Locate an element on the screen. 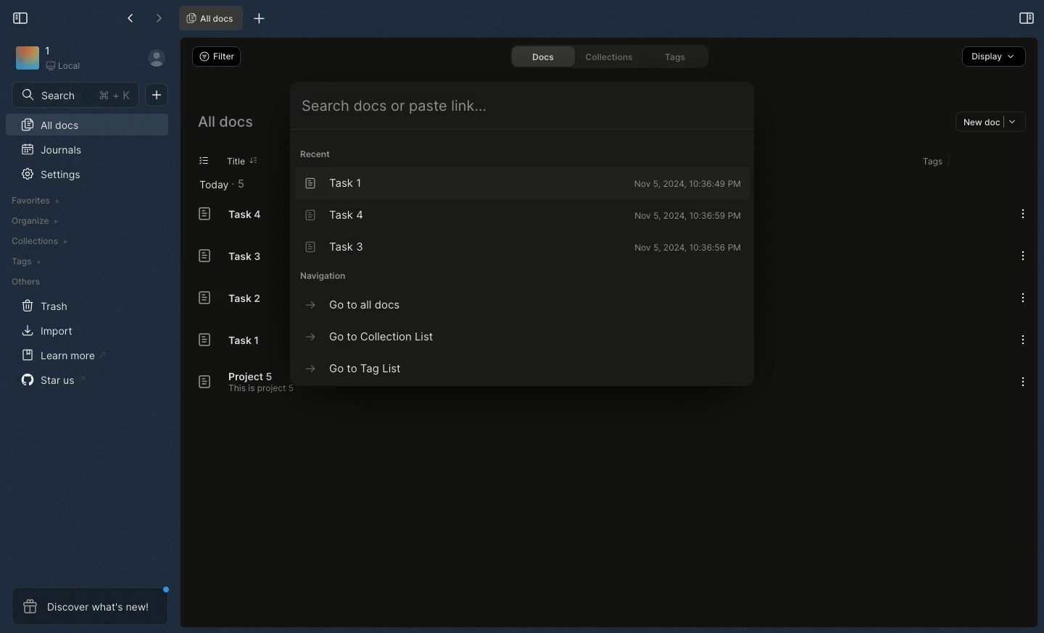 Image resolution: width=1044 pixels, height=633 pixels. Go to all docs is located at coordinates (355, 303).